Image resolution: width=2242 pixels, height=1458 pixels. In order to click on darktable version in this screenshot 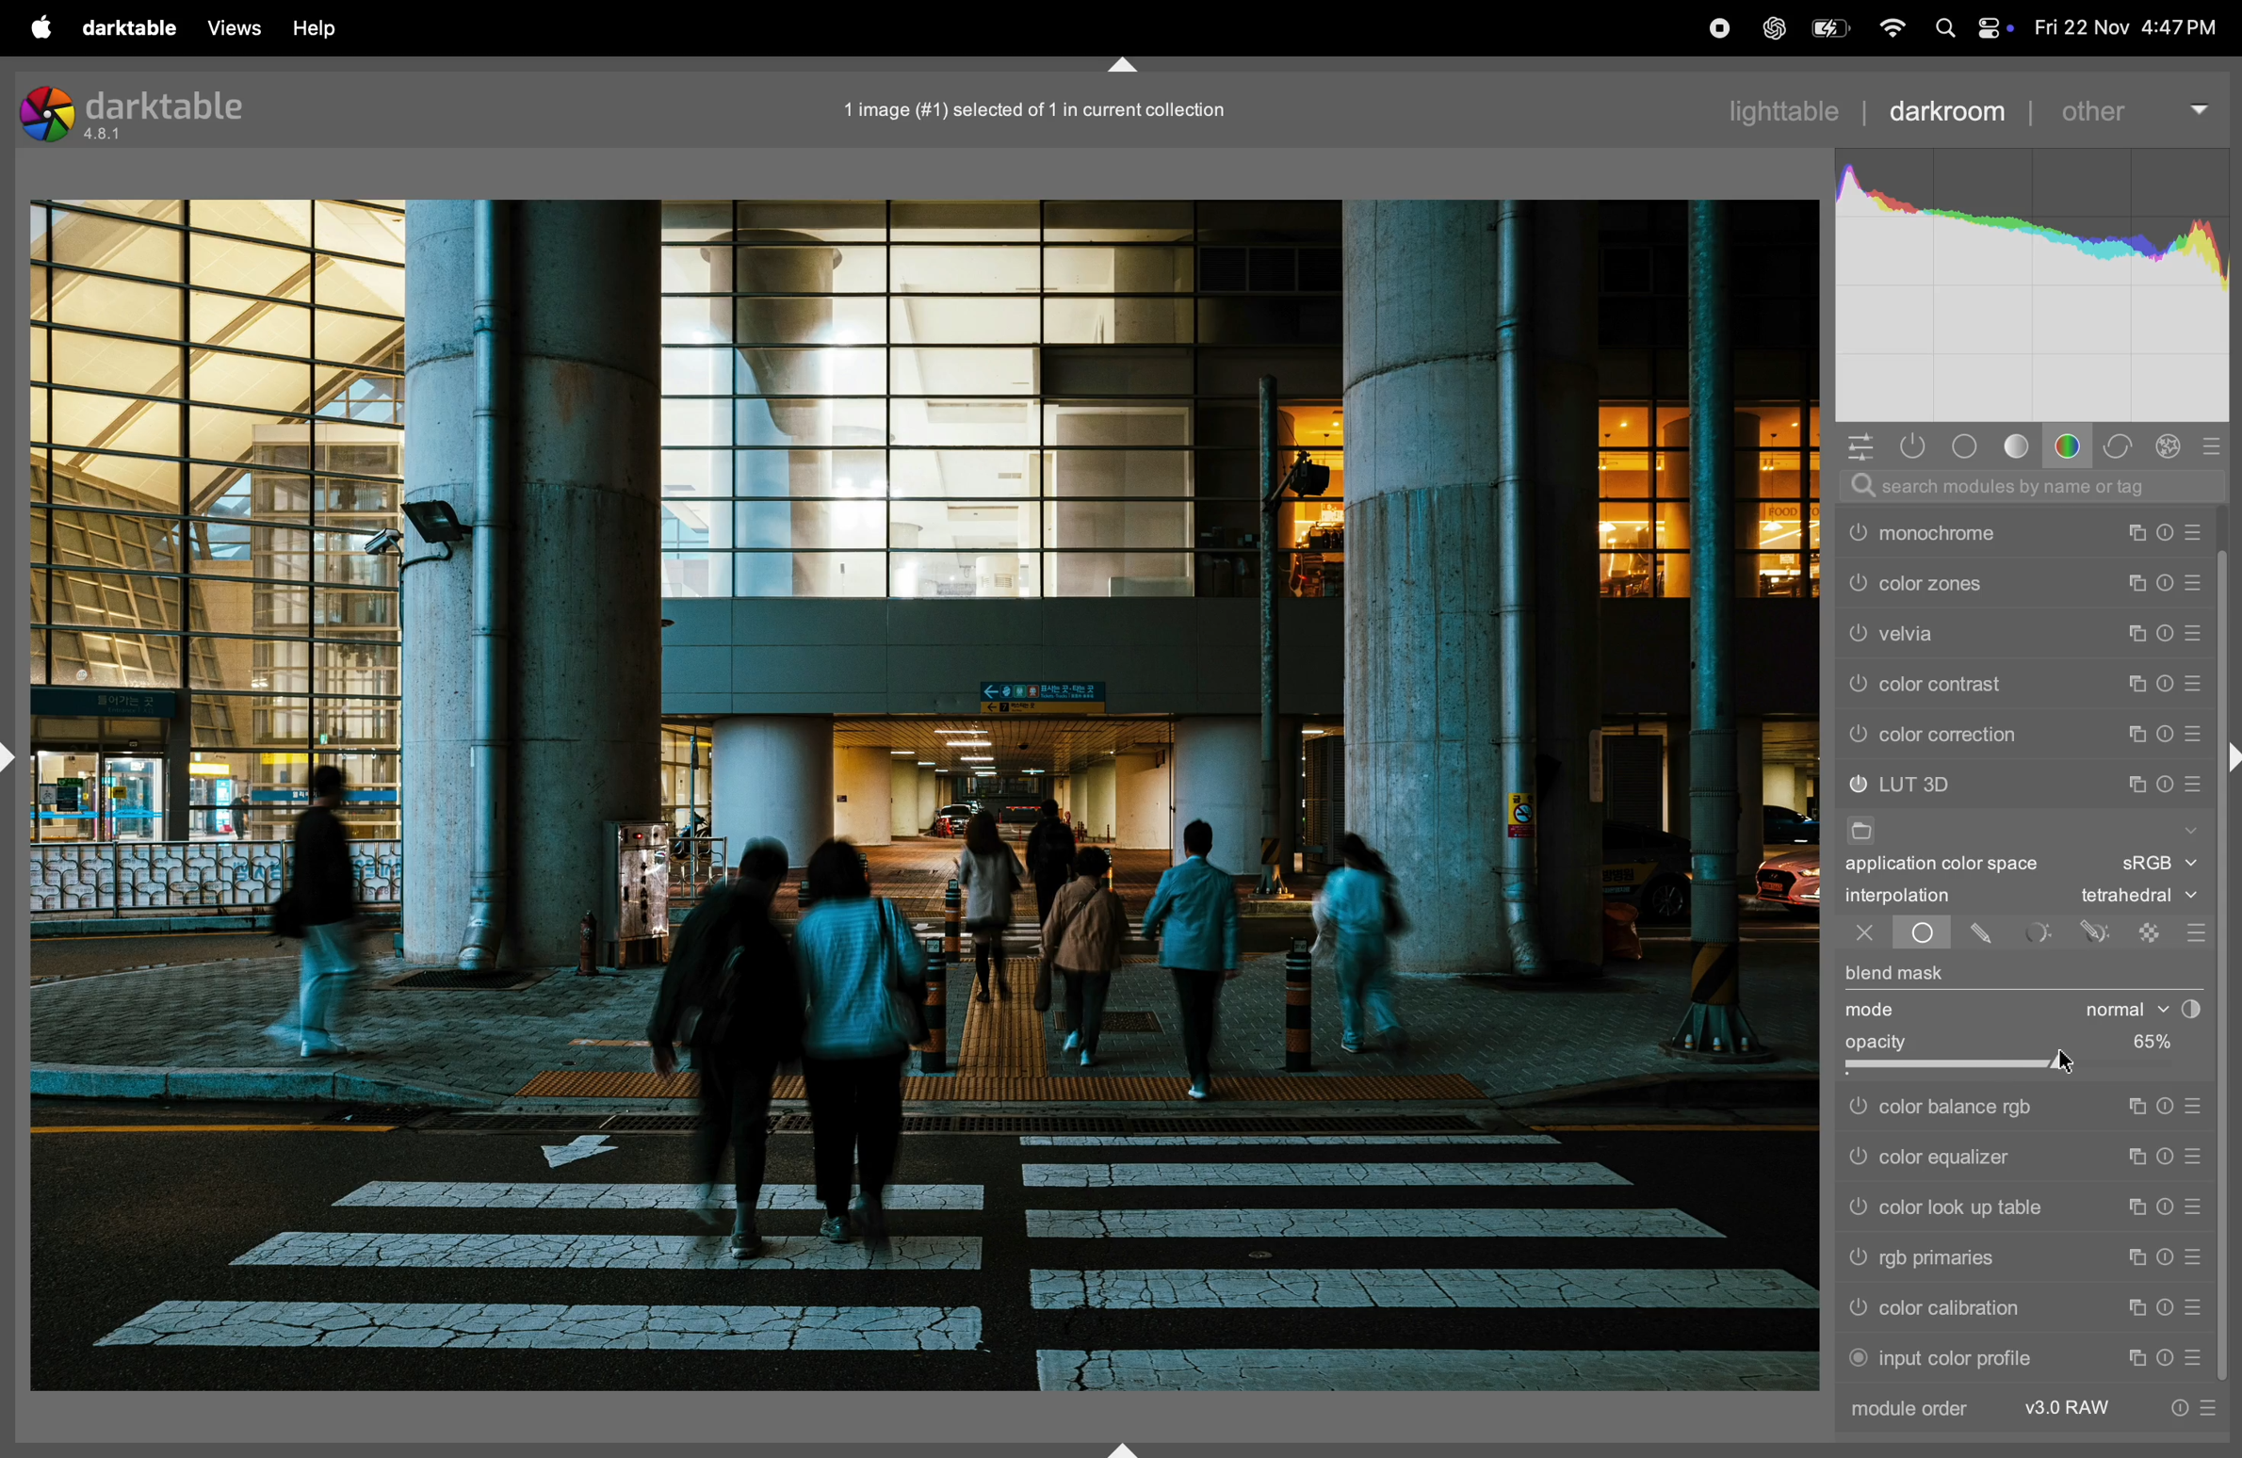, I will do `click(171, 114)`.